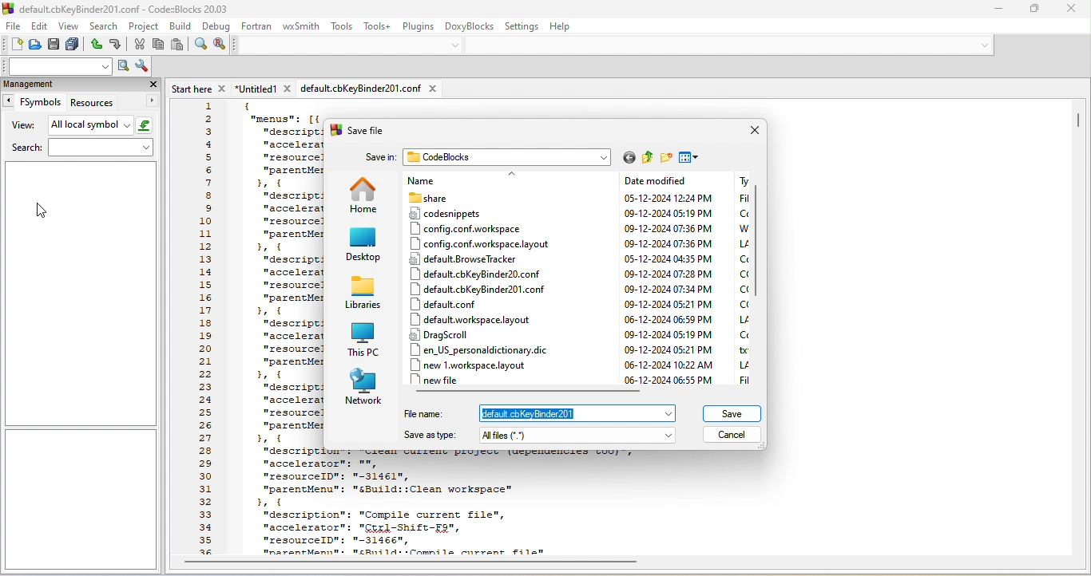 This screenshot has height=576, width=1091. Describe the element at coordinates (478, 364) in the screenshot. I see `new 1 workspace layout` at that location.